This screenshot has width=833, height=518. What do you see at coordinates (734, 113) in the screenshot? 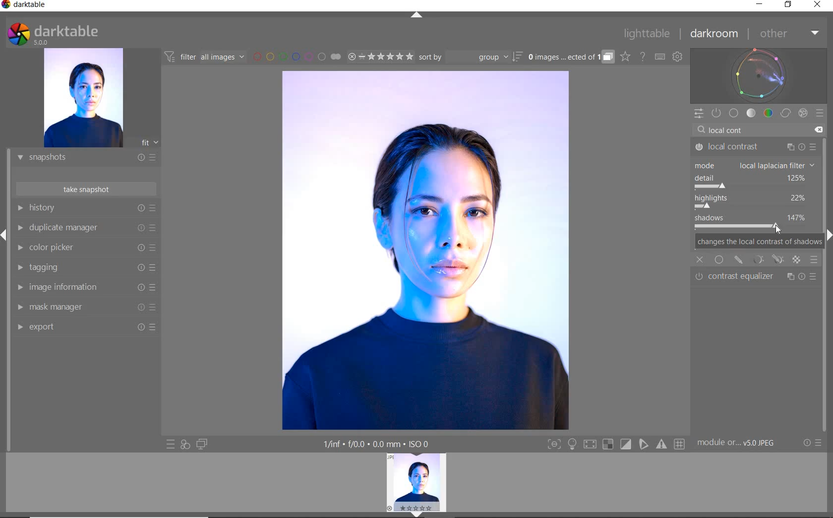
I see `BASE` at bounding box center [734, 113].